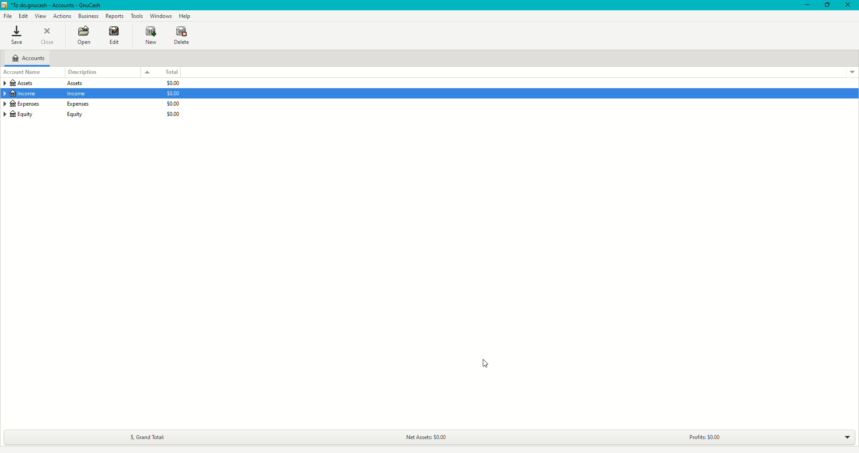  Describe the element at coordinates (44, 104) in the screenshot. I see `Expenses` at that location.